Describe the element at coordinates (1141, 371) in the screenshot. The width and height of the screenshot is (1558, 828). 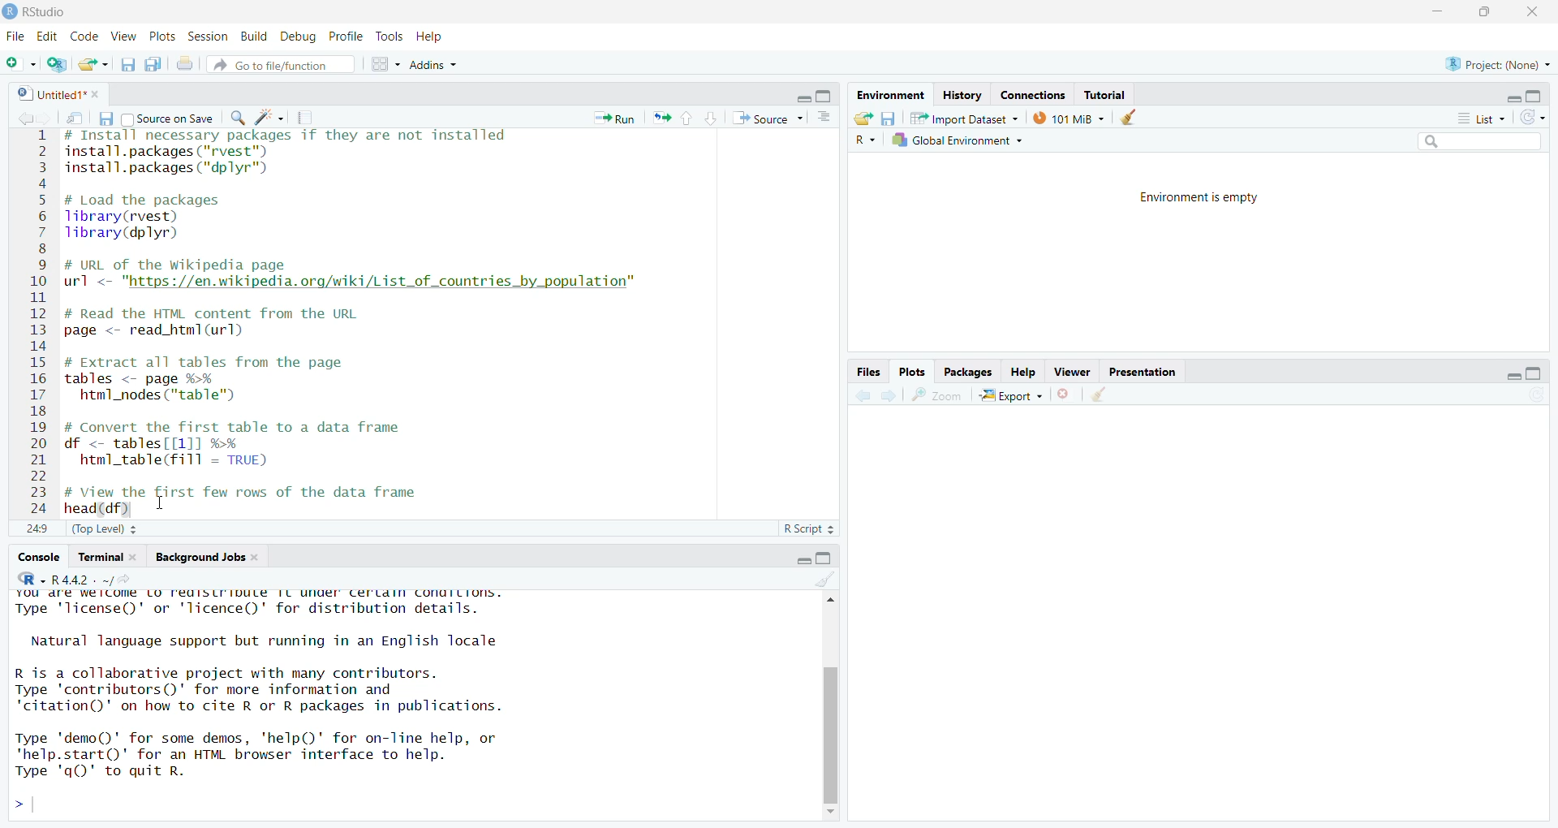
I see `Presentation` at that location.